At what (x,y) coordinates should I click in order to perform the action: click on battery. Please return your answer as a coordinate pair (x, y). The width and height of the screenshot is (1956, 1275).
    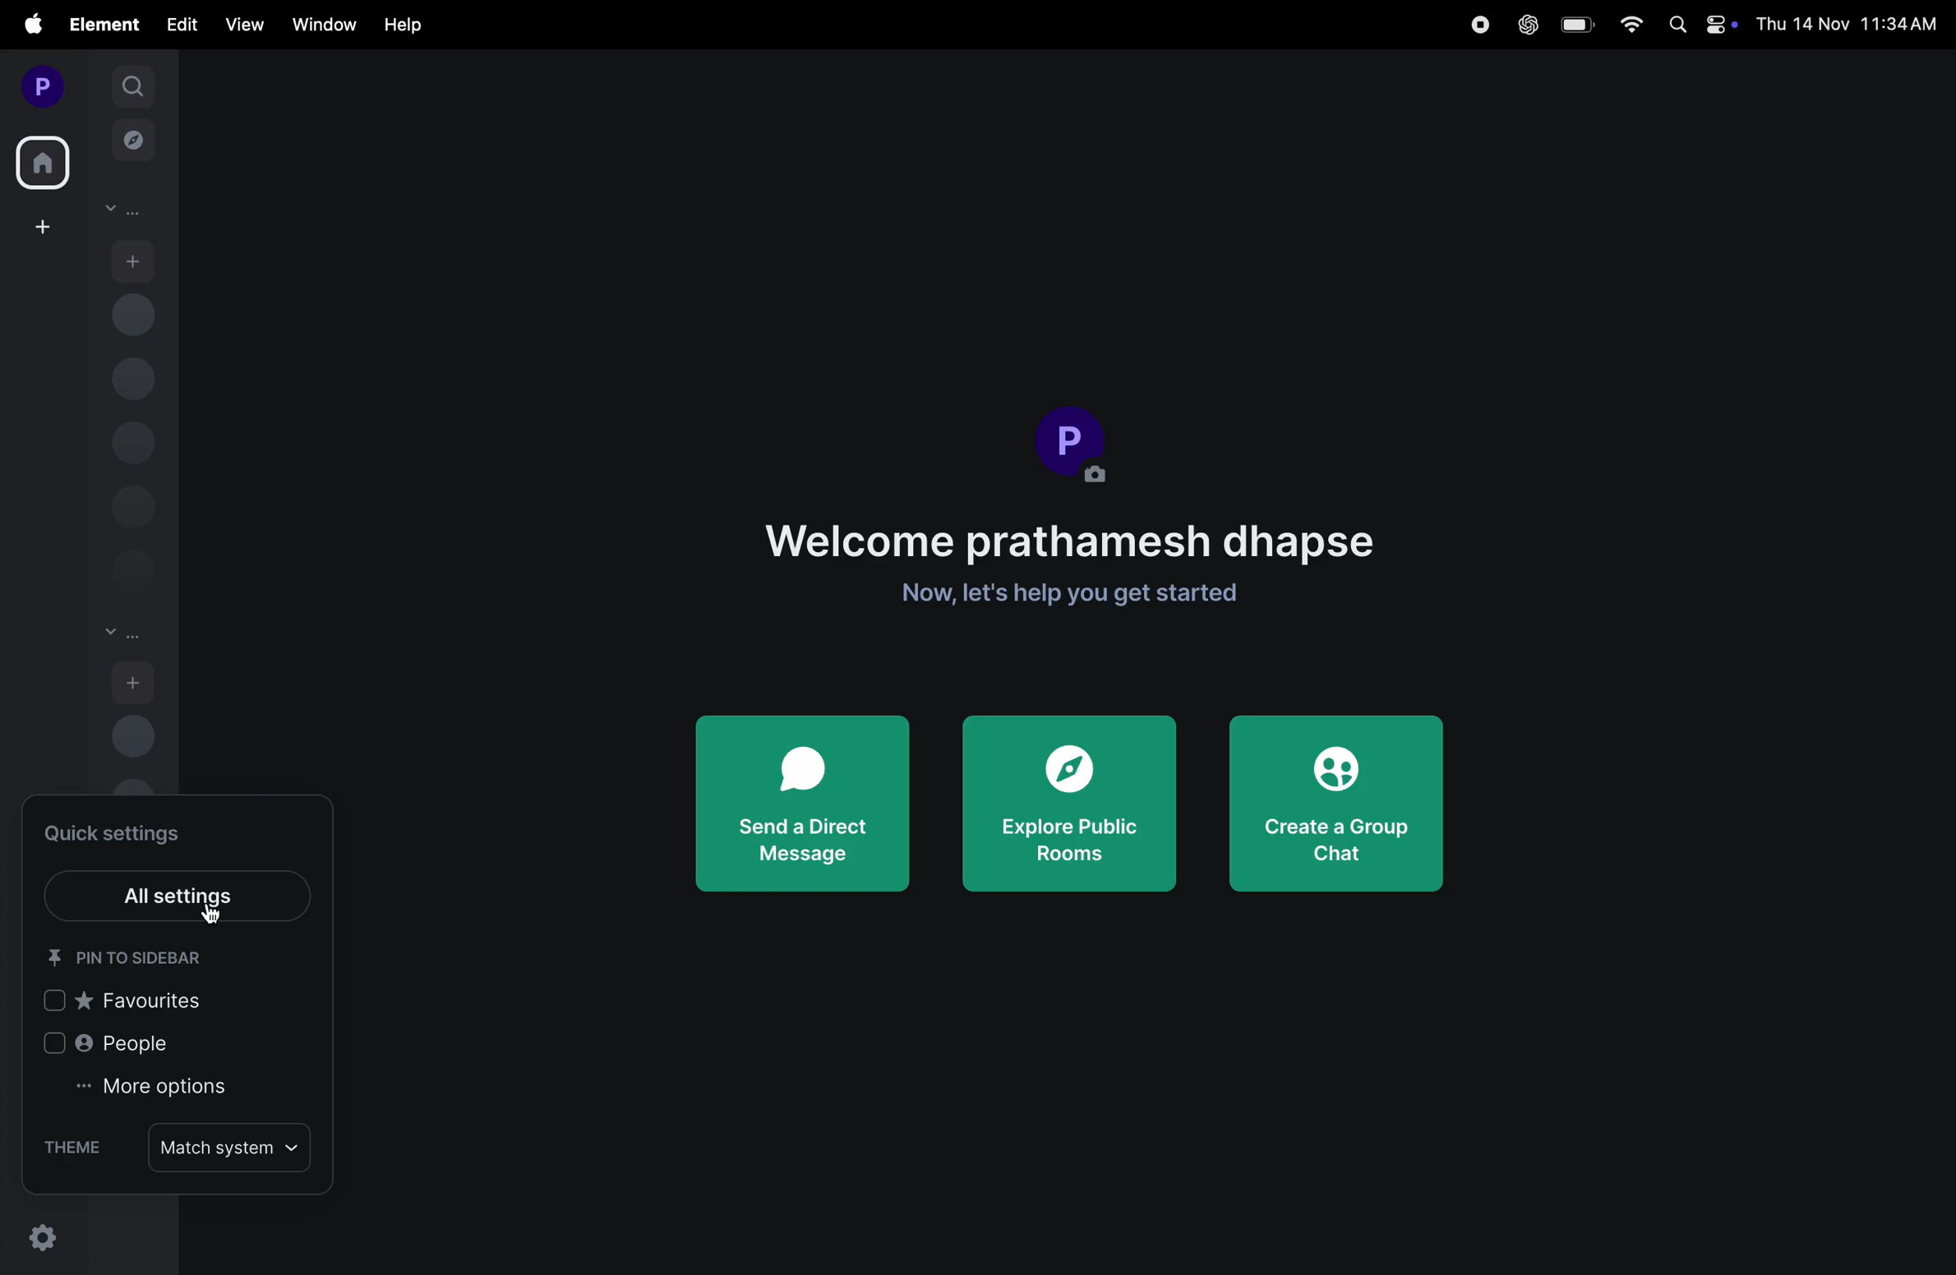
    Looking at the image, I should click on (1575, 25).